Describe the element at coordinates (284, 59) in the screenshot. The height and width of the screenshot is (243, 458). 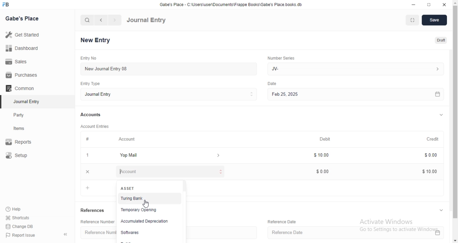
I see `Number Series` at that location.